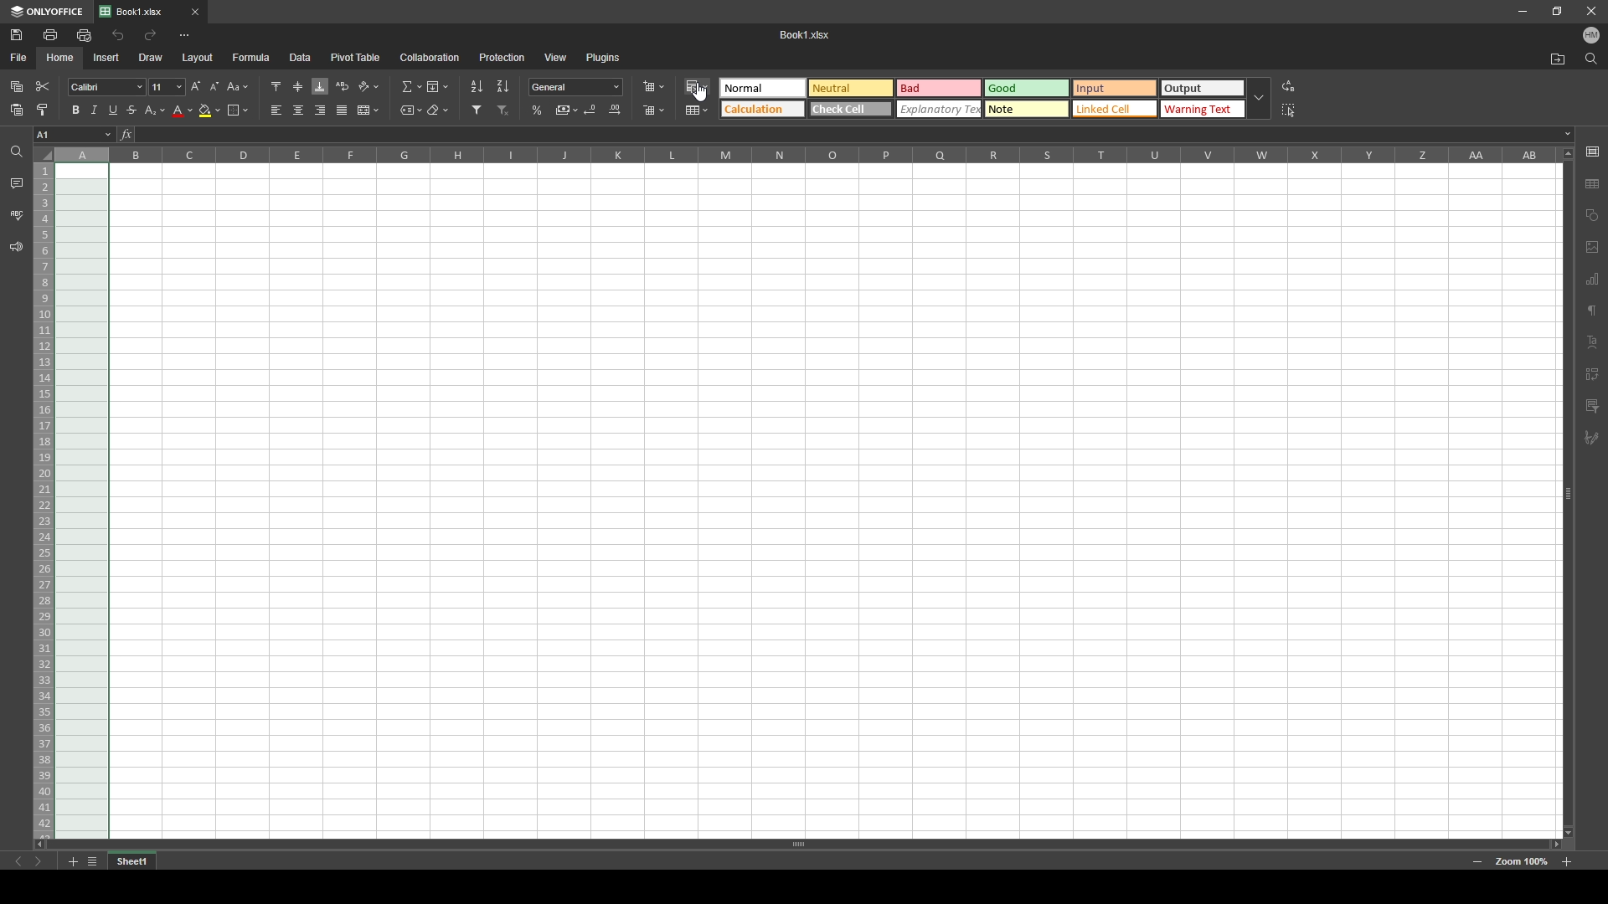 The image size is (1608, 904). I want to click on redo, so click(150, 34).